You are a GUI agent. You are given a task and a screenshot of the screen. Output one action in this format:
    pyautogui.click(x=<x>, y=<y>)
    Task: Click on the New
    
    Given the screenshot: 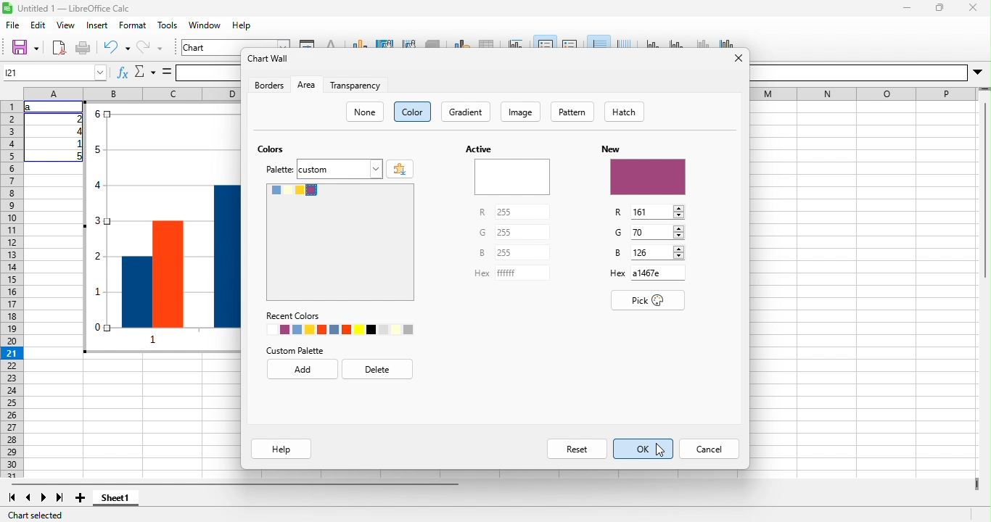 What is the action you would take?
    pyautogui.click(x=611, y=149)
    